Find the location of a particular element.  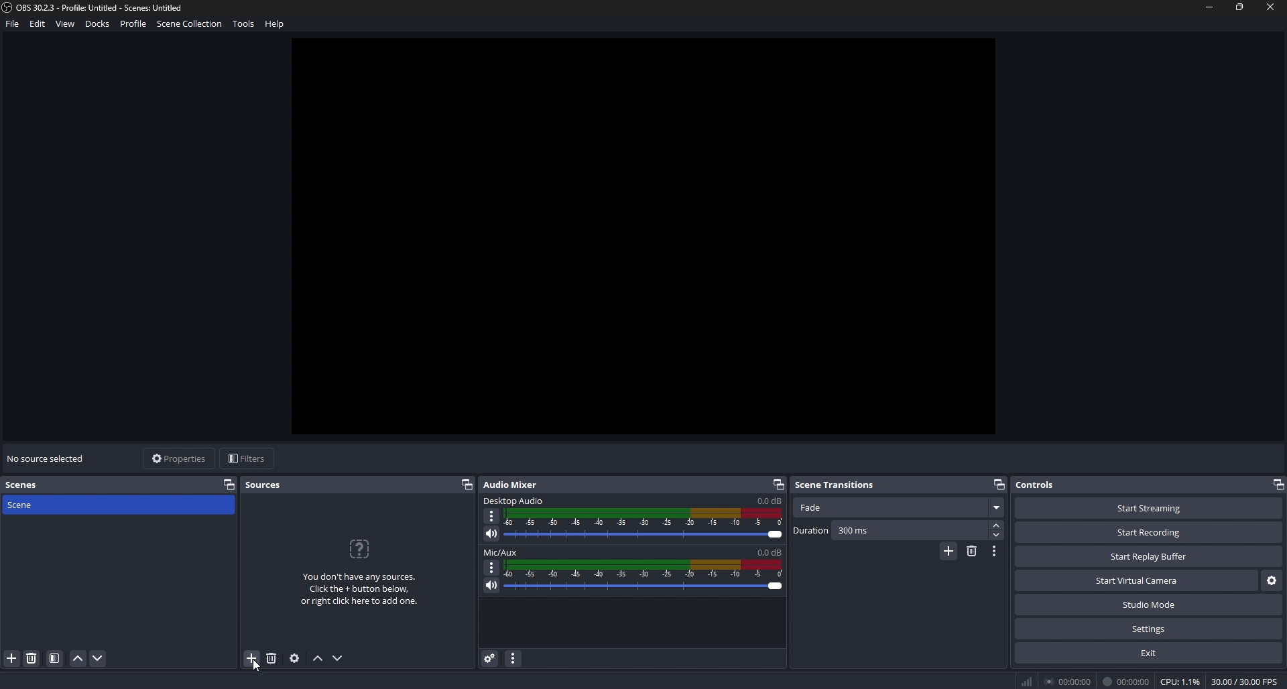

audio mixer is located at coordinates (517, 484).